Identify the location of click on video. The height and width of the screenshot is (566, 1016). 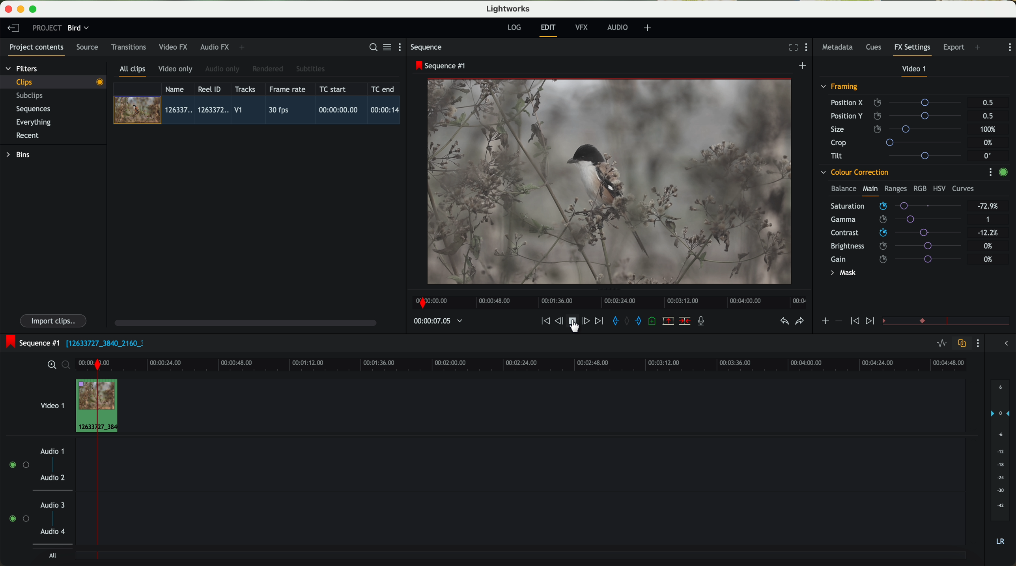
(259, 111).